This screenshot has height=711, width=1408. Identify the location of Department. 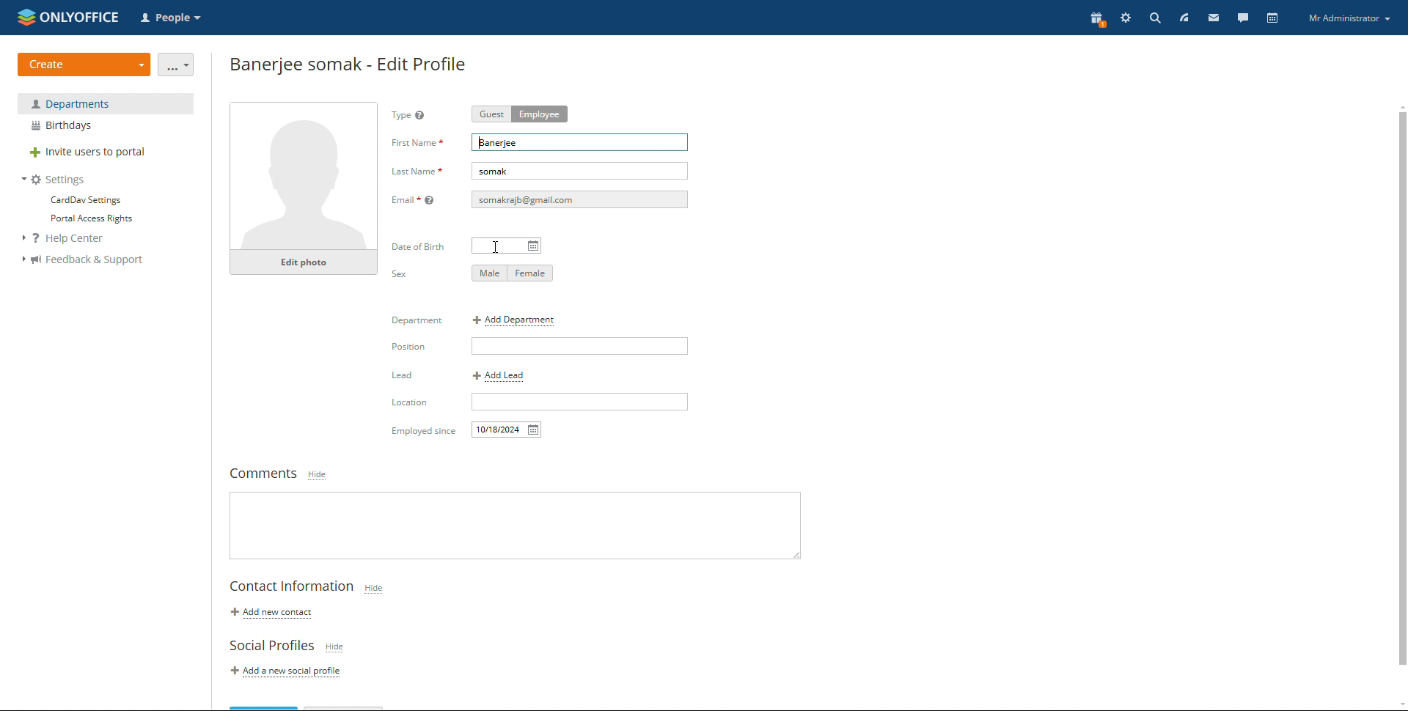
(414, 322).